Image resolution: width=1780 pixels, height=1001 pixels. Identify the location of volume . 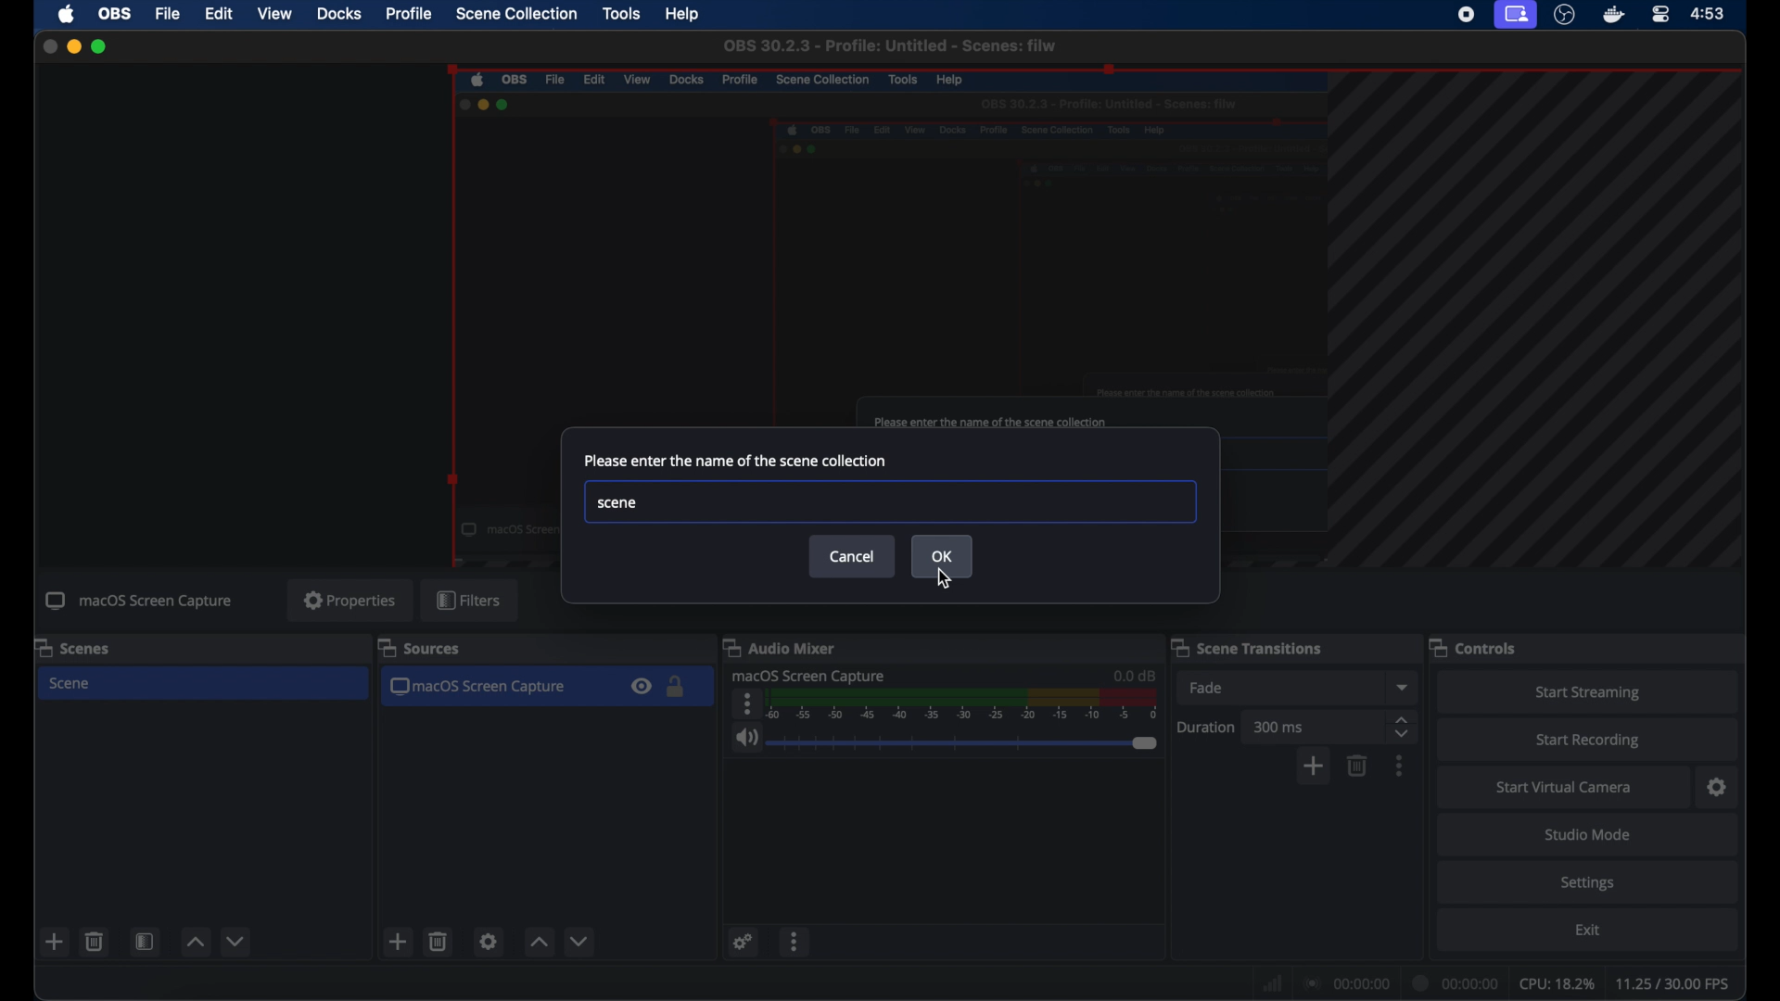
(744, 739).